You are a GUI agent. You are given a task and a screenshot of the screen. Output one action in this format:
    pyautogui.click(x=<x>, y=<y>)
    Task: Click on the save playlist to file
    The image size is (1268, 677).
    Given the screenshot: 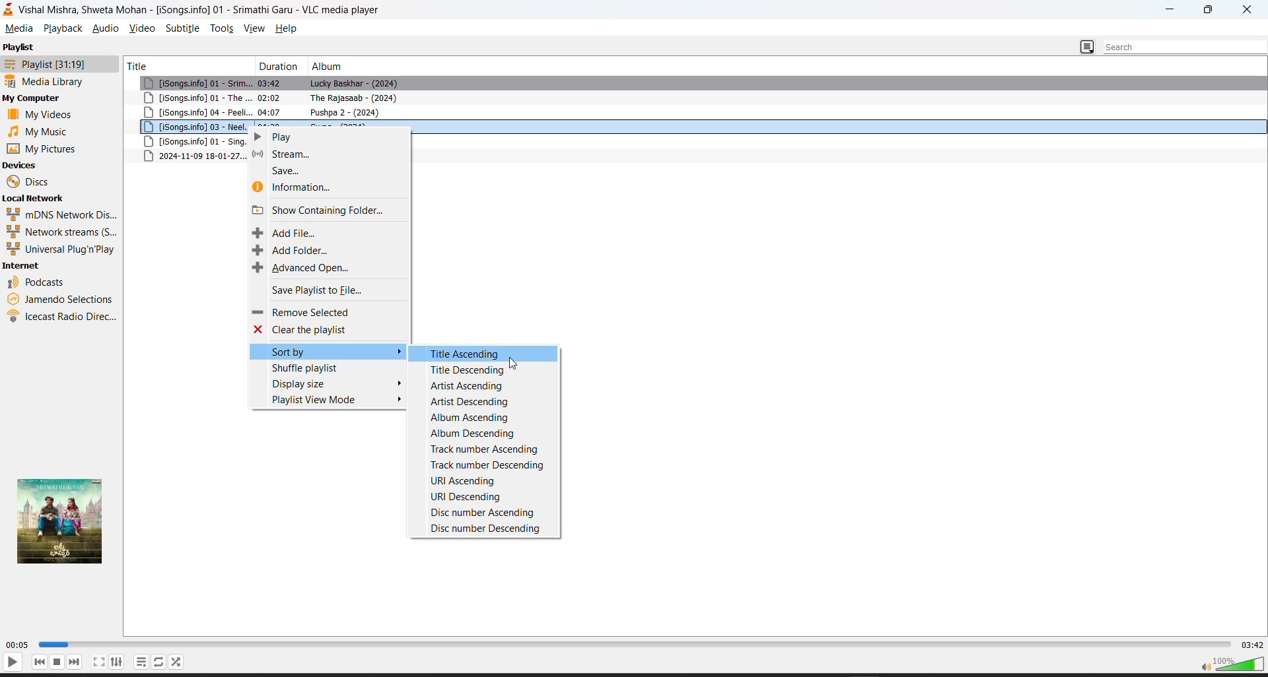 What is the action you would take?
    pyautogui.click(x=330, y=289)
    